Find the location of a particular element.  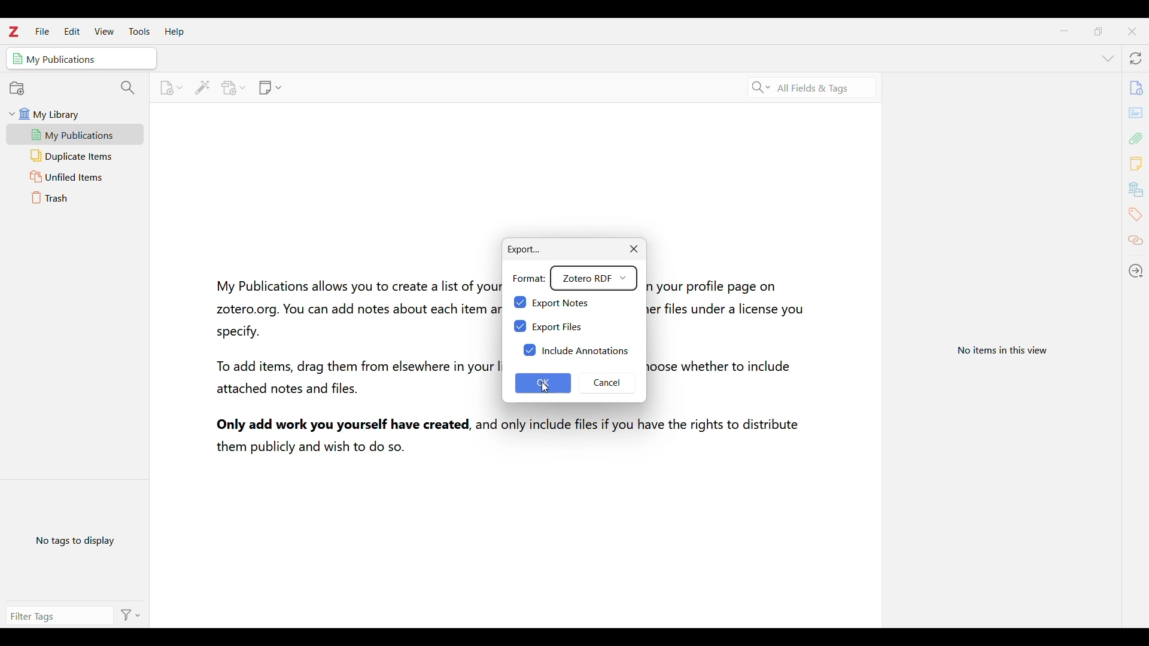

No tags to display yet is located at coordinates (75, 539).